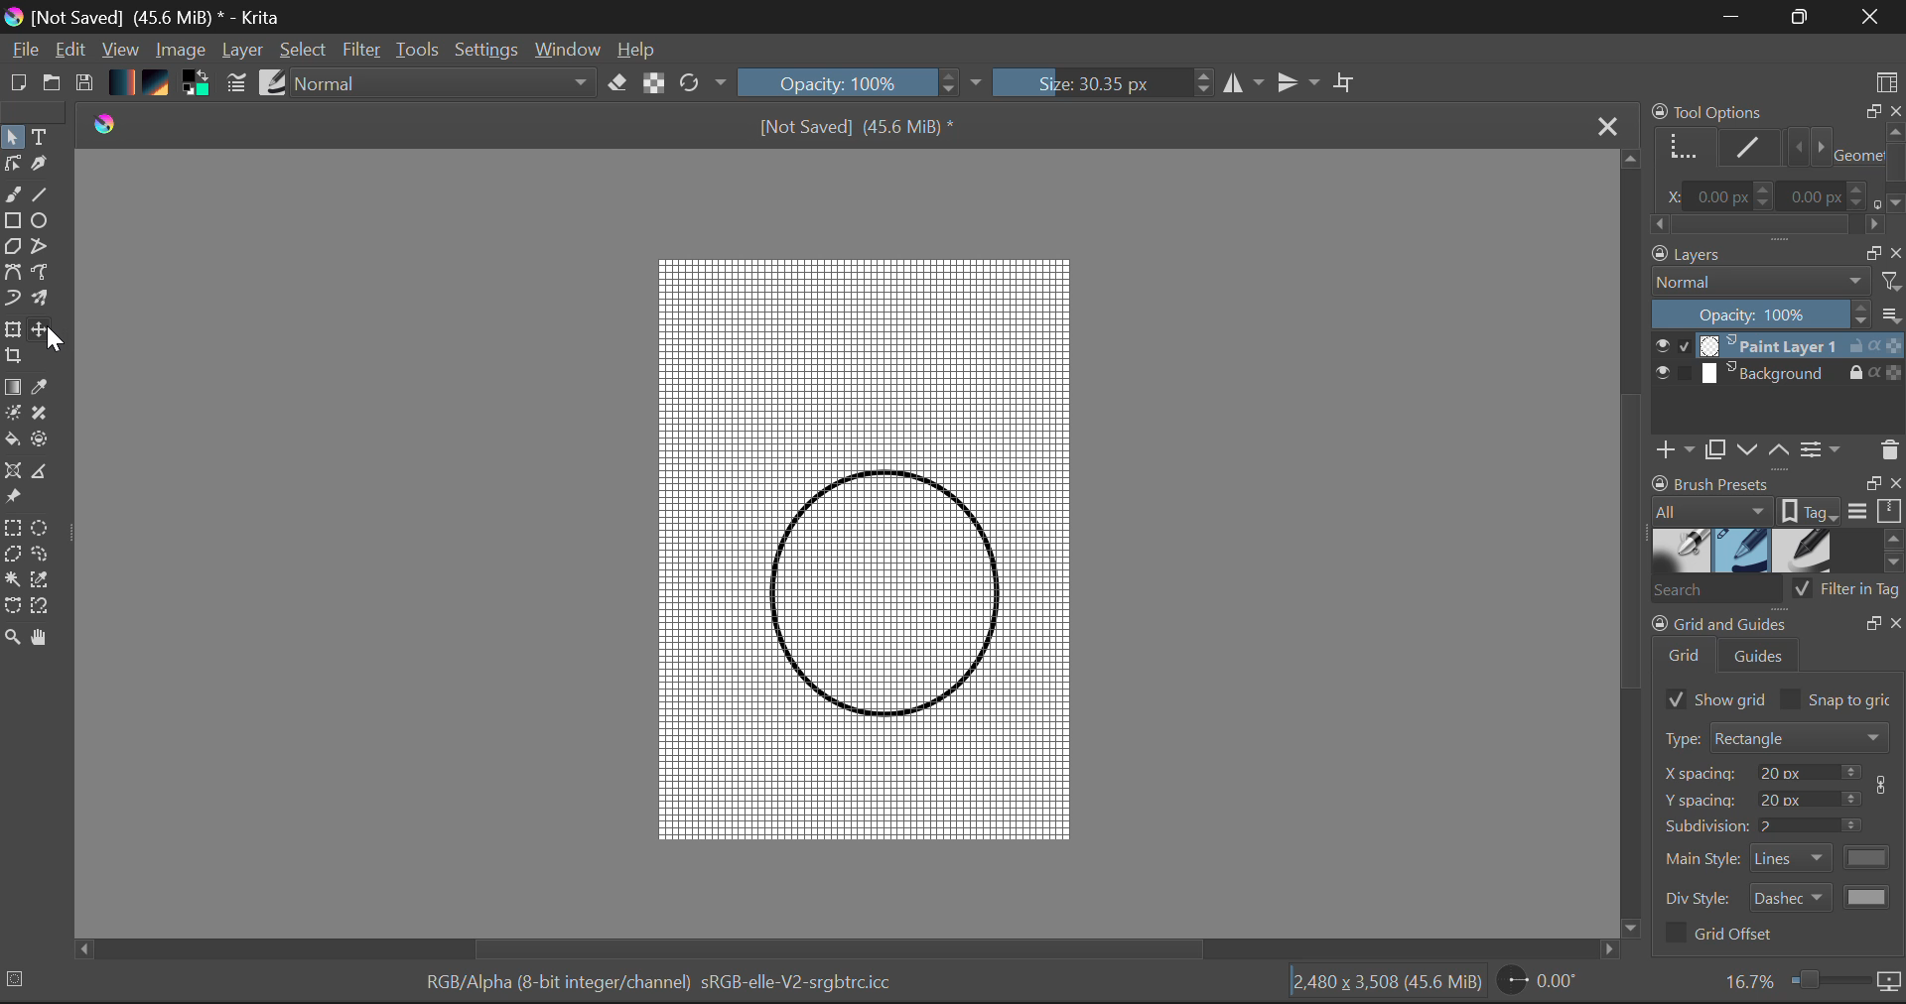  What do you see at coordinates (12, 636) in the screenshot?
I see `Zoom` at bounding box center [12, 636].